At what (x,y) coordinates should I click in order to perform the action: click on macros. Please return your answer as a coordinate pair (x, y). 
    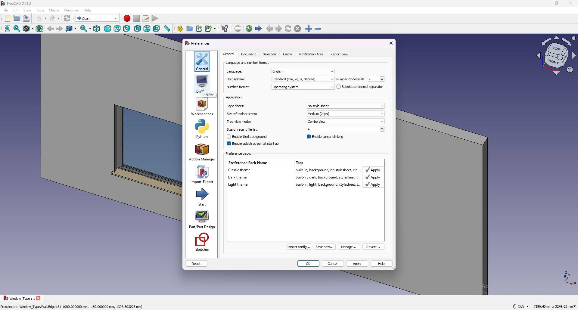
    Looking at the image, I should click on (146, 18).